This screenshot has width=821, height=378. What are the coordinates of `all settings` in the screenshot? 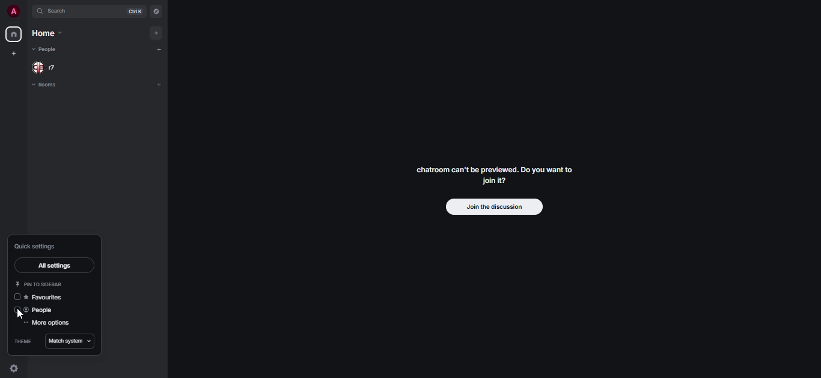 It's located at (53, 266).